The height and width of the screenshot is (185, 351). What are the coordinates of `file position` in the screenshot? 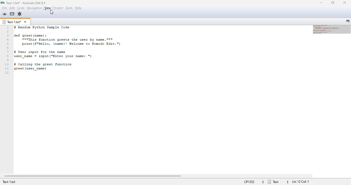 It's located at (301, 182).